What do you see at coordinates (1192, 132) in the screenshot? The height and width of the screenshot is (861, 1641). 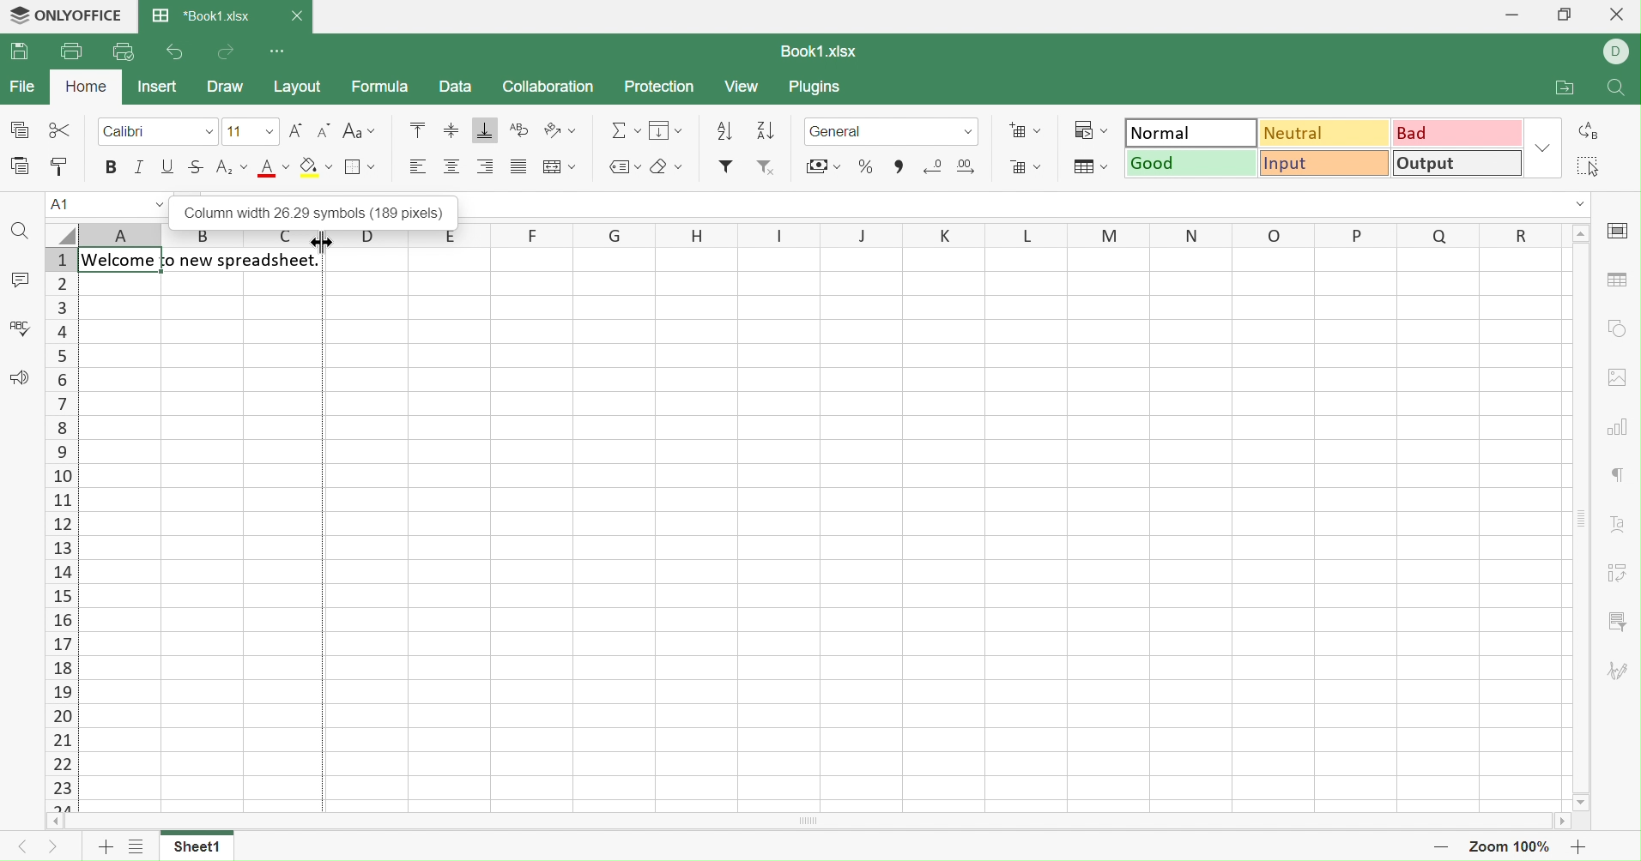 I see `Normal` at bounding box center [1192, 132].